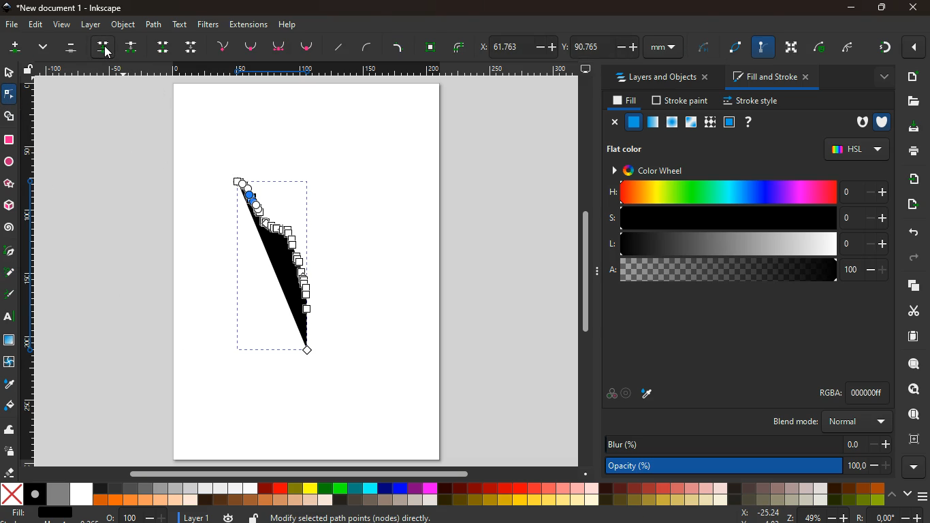 The image size is (930, 523). I want to click on l, so click(745, 244).